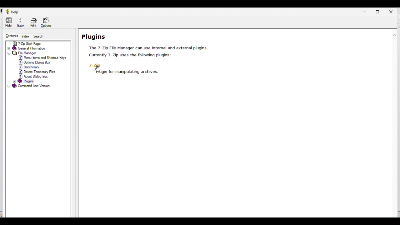 Image resolution: width=400 pixels, height=225 pixels. I want to click on Hide, so click(7, 23).